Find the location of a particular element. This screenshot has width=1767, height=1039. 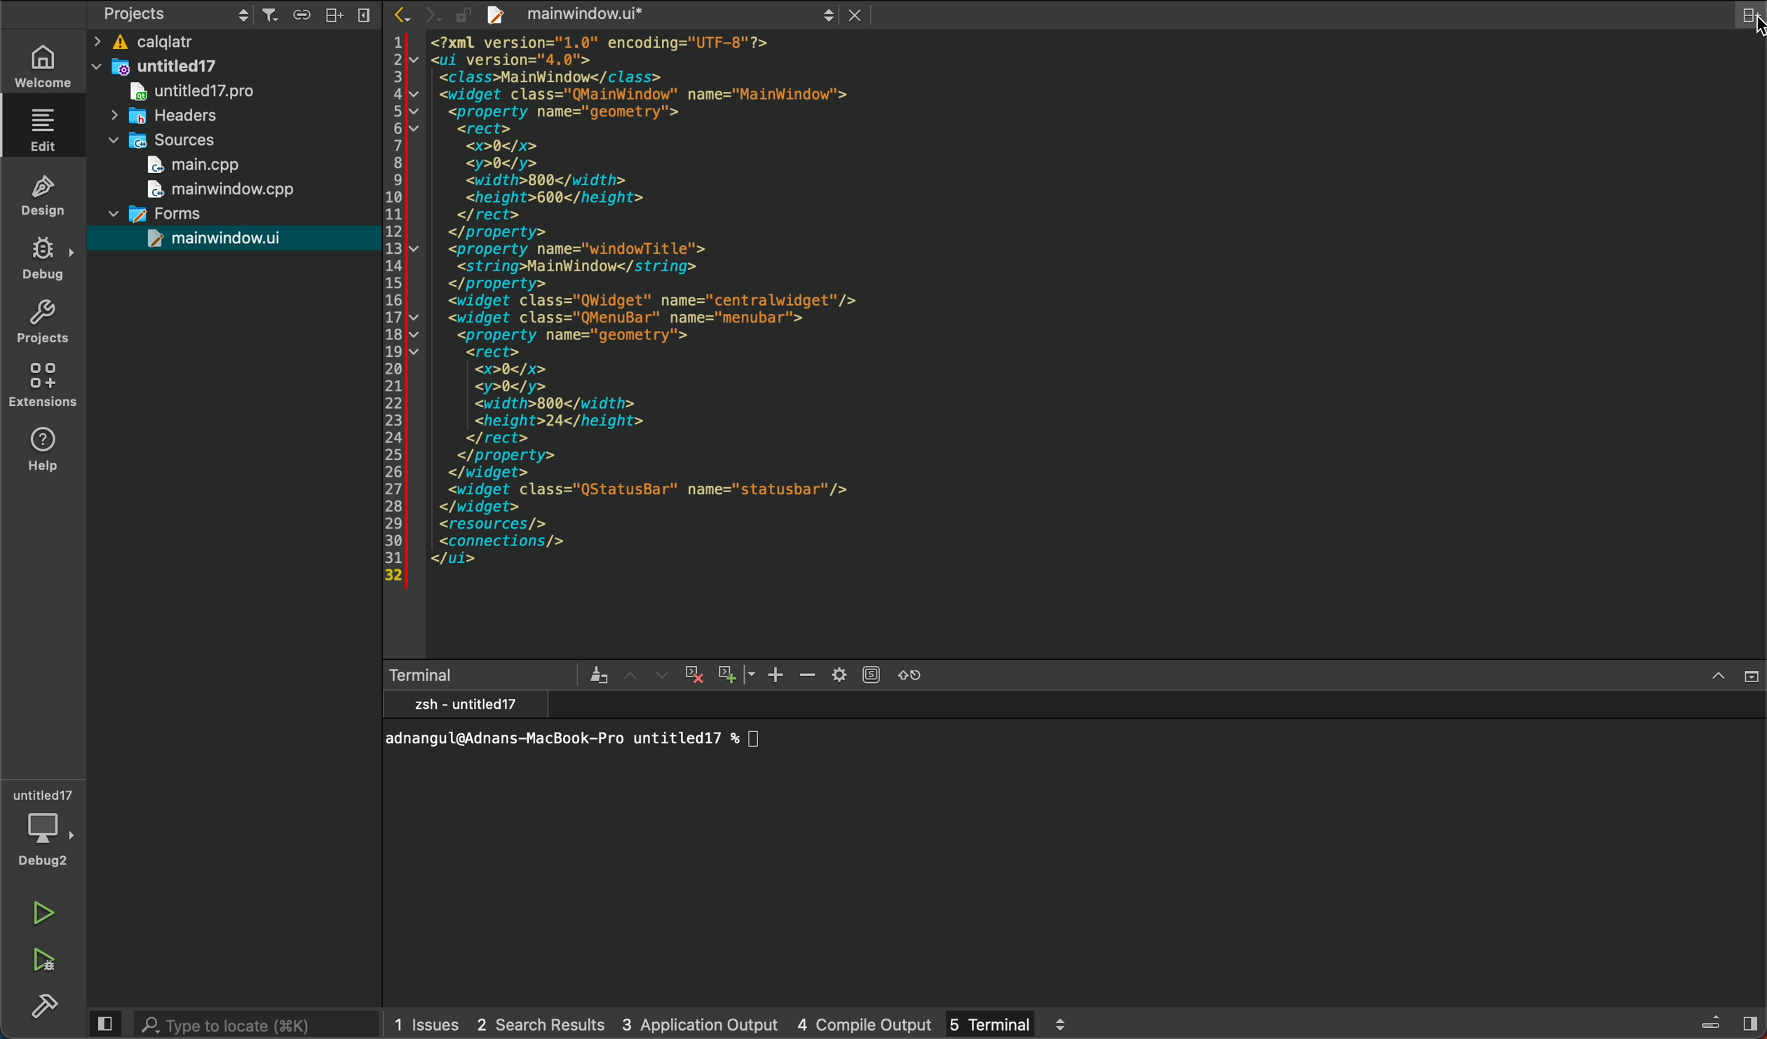

ximize is located at coordinates (1718, 676).